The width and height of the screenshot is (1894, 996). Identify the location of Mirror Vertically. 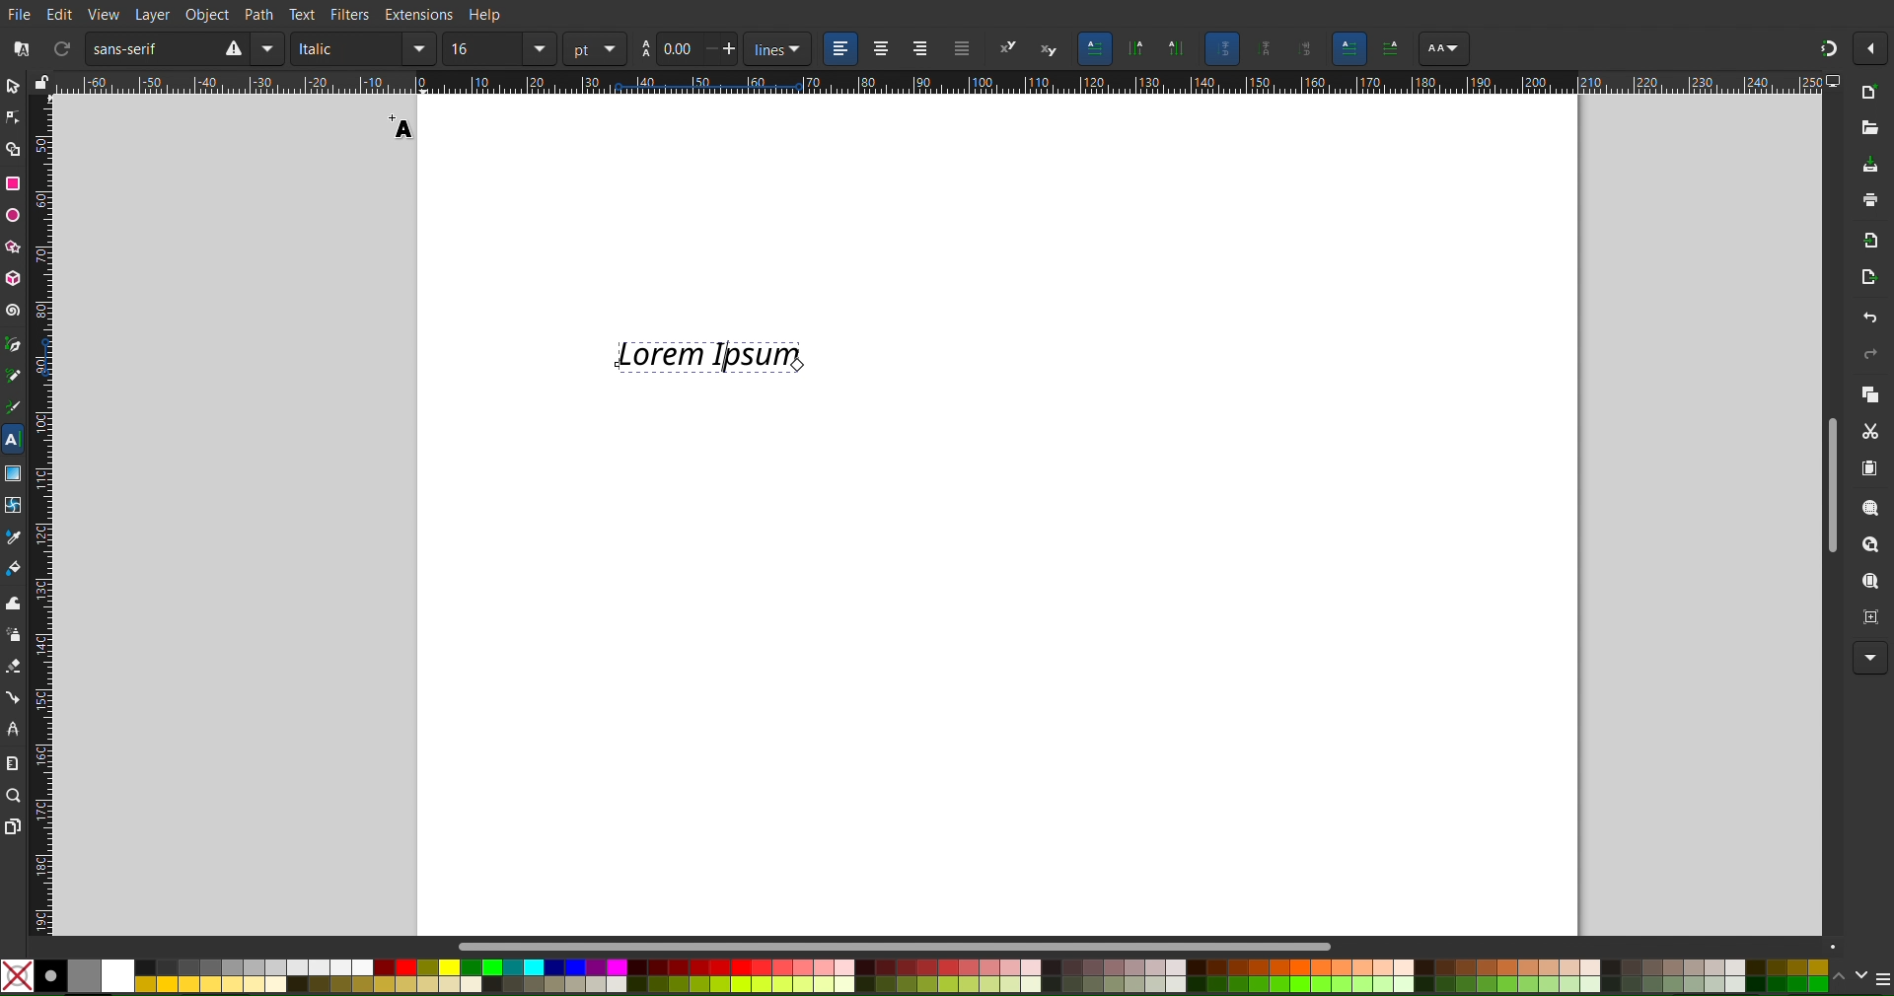
(271, 49).